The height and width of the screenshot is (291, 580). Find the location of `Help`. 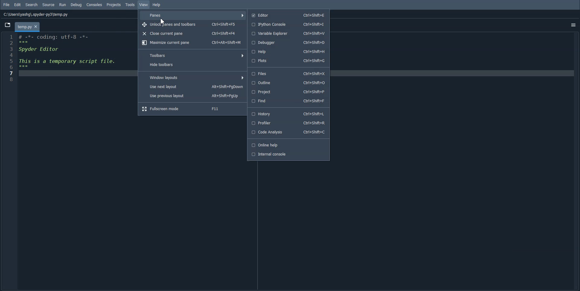

Help is located at coordinates (288, 51).